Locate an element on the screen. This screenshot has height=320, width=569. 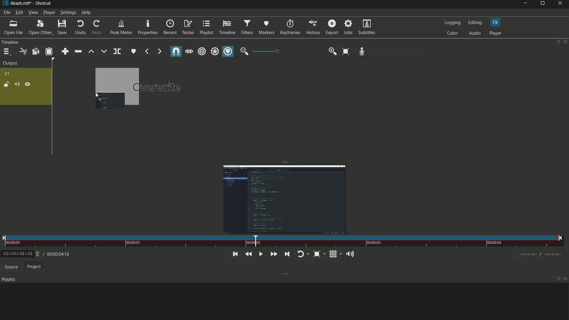
undo is located at coordinates (79, 28).